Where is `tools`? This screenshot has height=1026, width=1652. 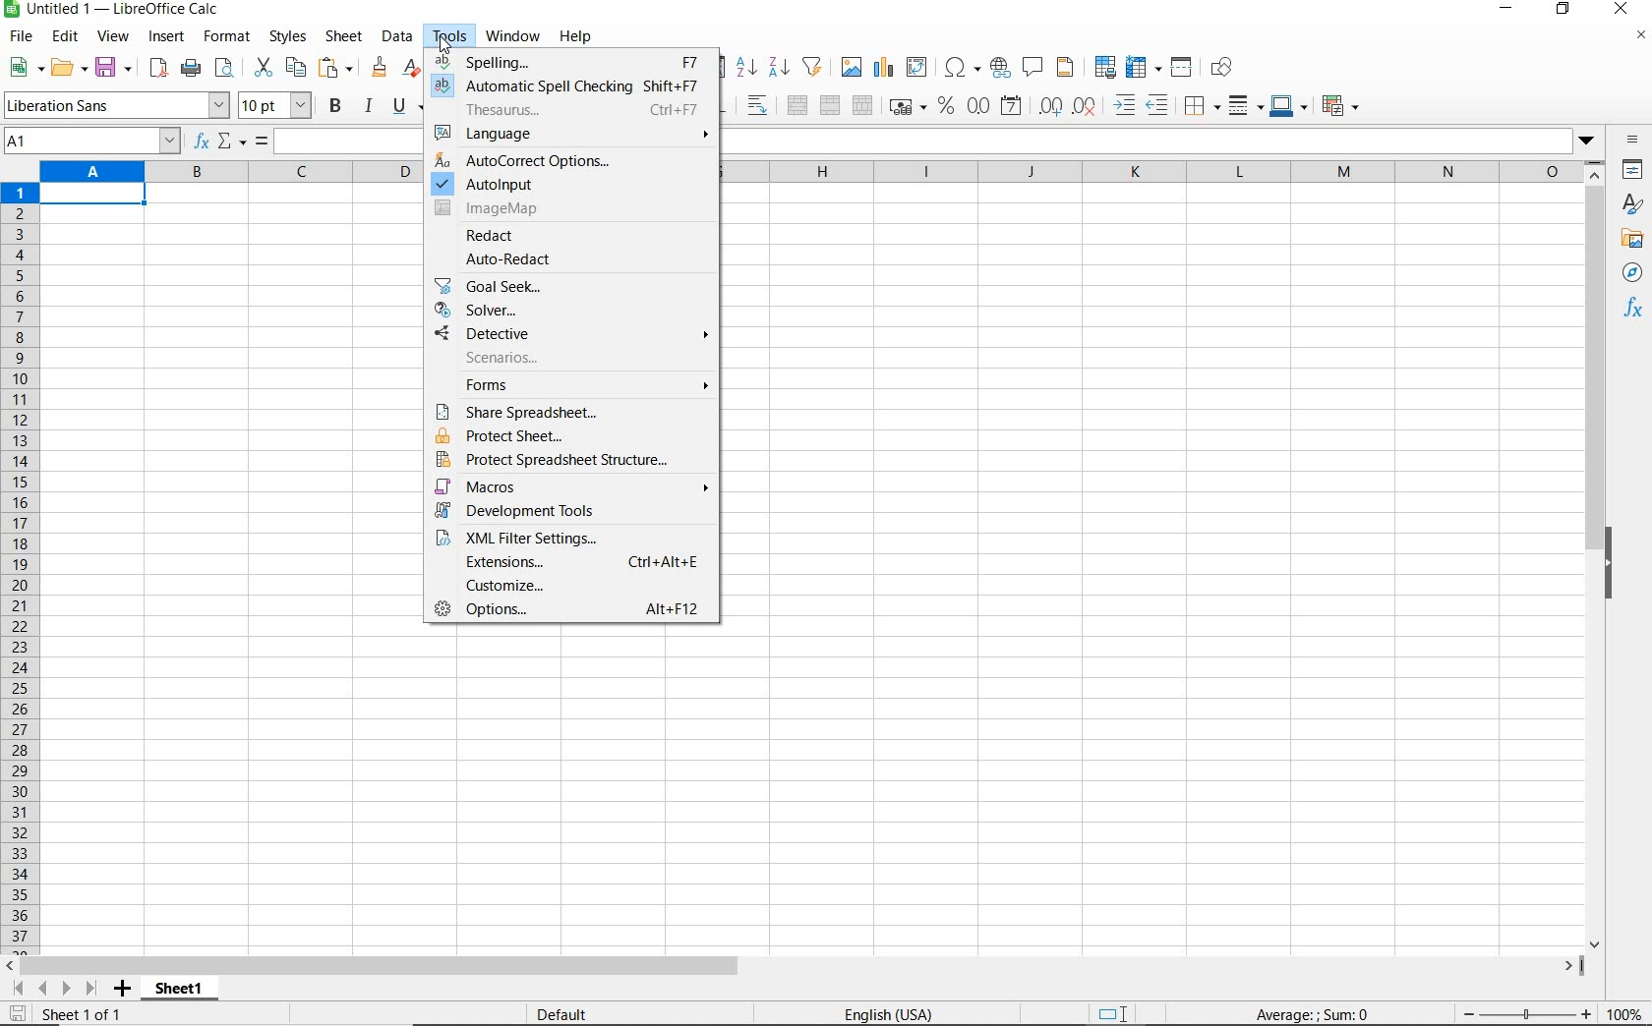 tools is located at coordinates (448, 36).